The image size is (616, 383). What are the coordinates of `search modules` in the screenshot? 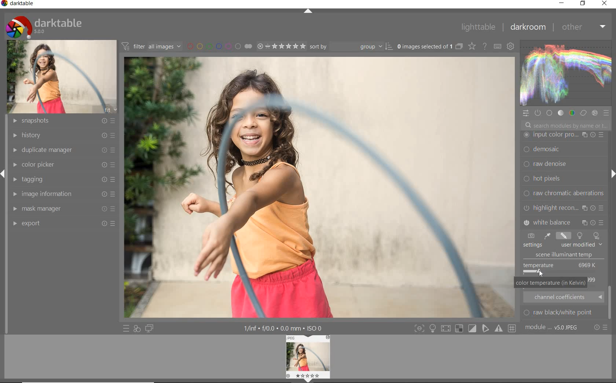 It's located at (565, 126).